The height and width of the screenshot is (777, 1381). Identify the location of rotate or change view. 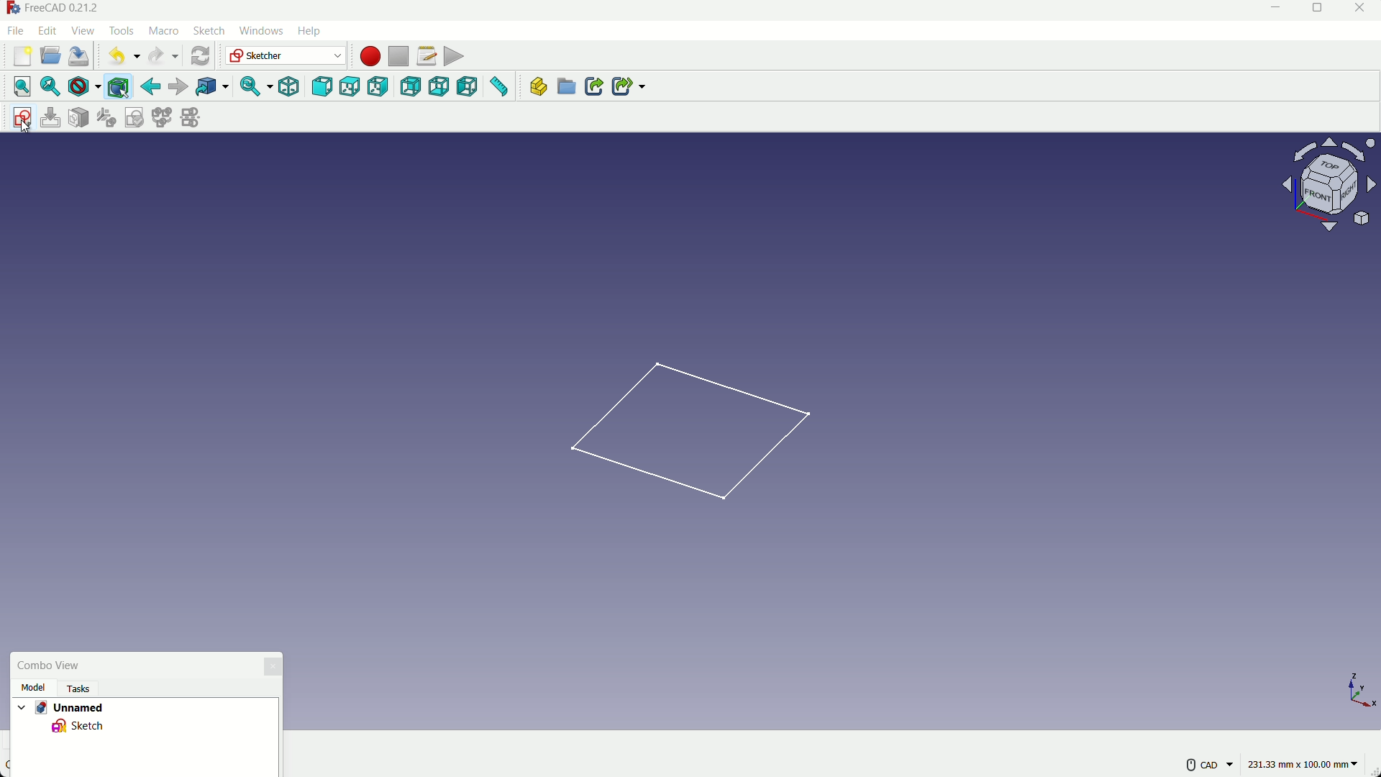
(1331, 183).